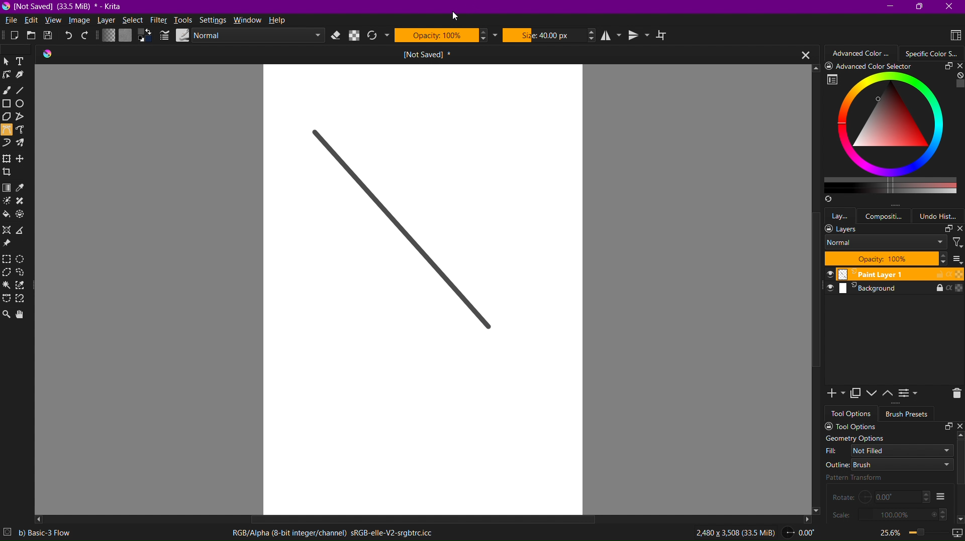 The width and height of the screenshot is (965, 541). I want to click on Fill , so click(890, 450).